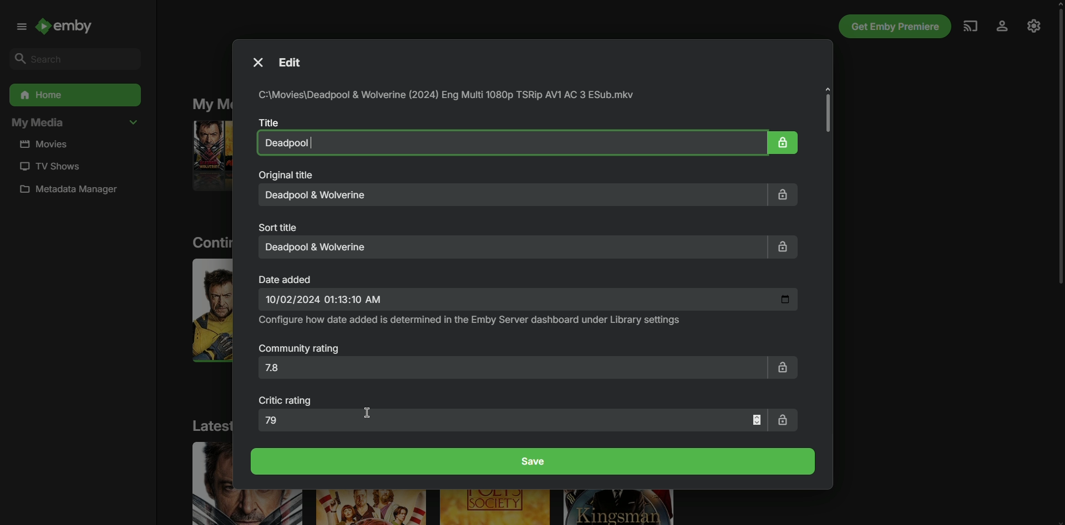 The height and width of the screenshot is (525, 1065). Describe the element at coordinates (513, 420) in the screenshot. I see `79` at that location.